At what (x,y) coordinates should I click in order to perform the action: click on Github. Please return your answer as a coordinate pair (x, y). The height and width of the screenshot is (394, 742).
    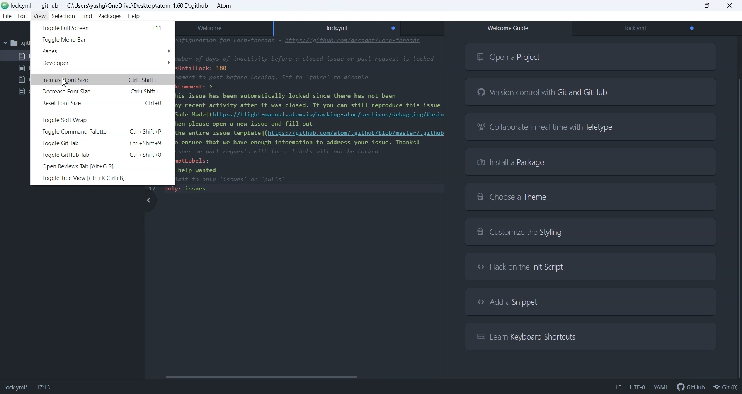
    Looking at the image, I should click on (689, 387).